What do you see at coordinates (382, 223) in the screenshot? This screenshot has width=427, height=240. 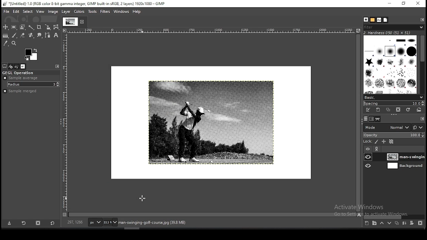 I see `move layer one step up` at bounding box center [382, 223].